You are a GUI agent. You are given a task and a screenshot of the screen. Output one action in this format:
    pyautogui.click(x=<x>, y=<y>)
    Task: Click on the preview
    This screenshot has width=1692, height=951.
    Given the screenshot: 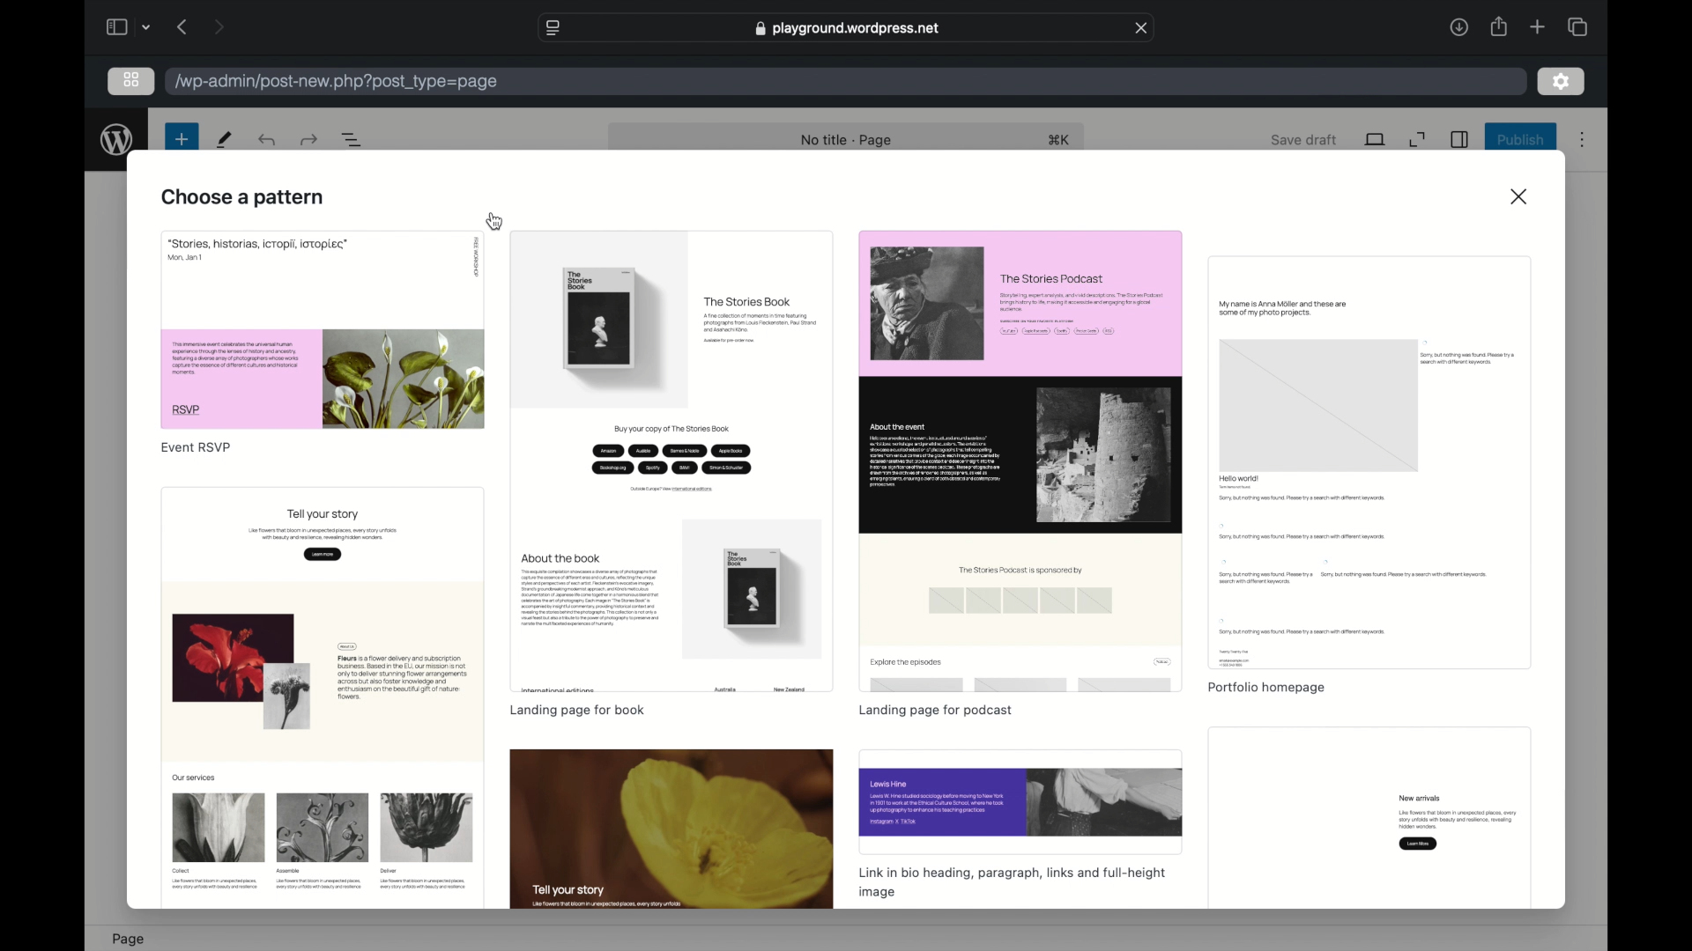 What is the action you would take?
    pyautogui.click(x=1020, y=801)
    